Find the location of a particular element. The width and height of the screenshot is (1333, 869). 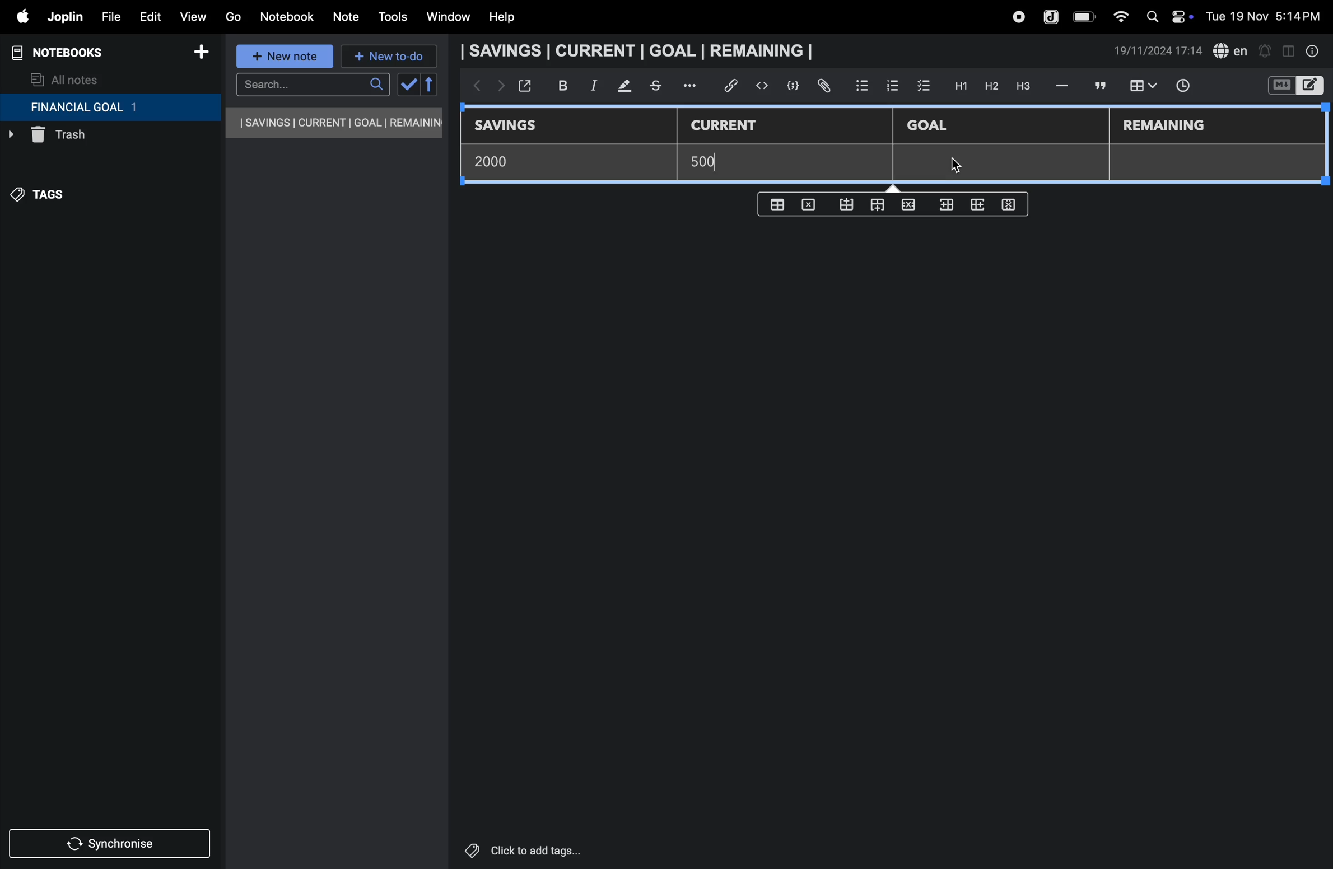

backward is located at coordinates (473, 87).